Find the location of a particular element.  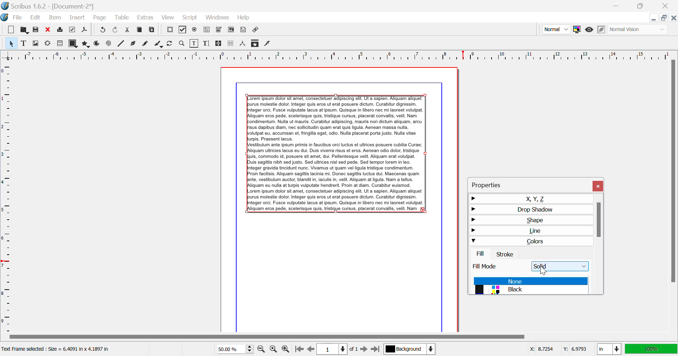

Scroll Bar is located at coordinates (673, 195).